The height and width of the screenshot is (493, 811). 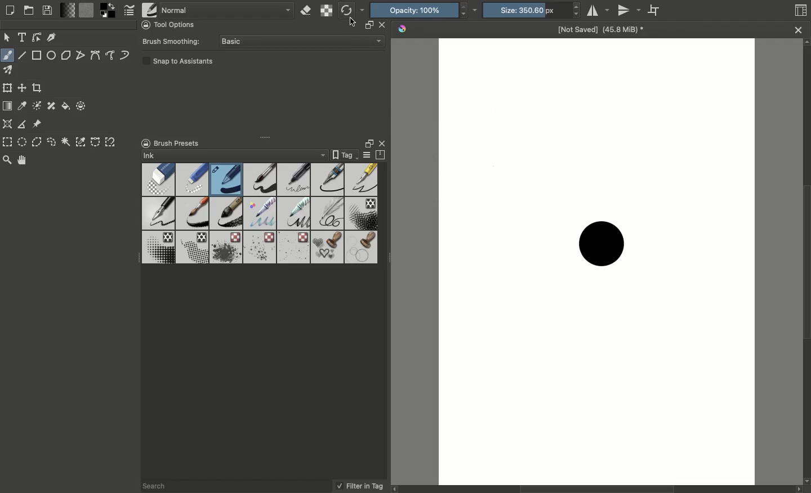 What do you see at coordinates (172, 24) in the screenshot?
I see `Tool options` at bounding box center [172, 24].